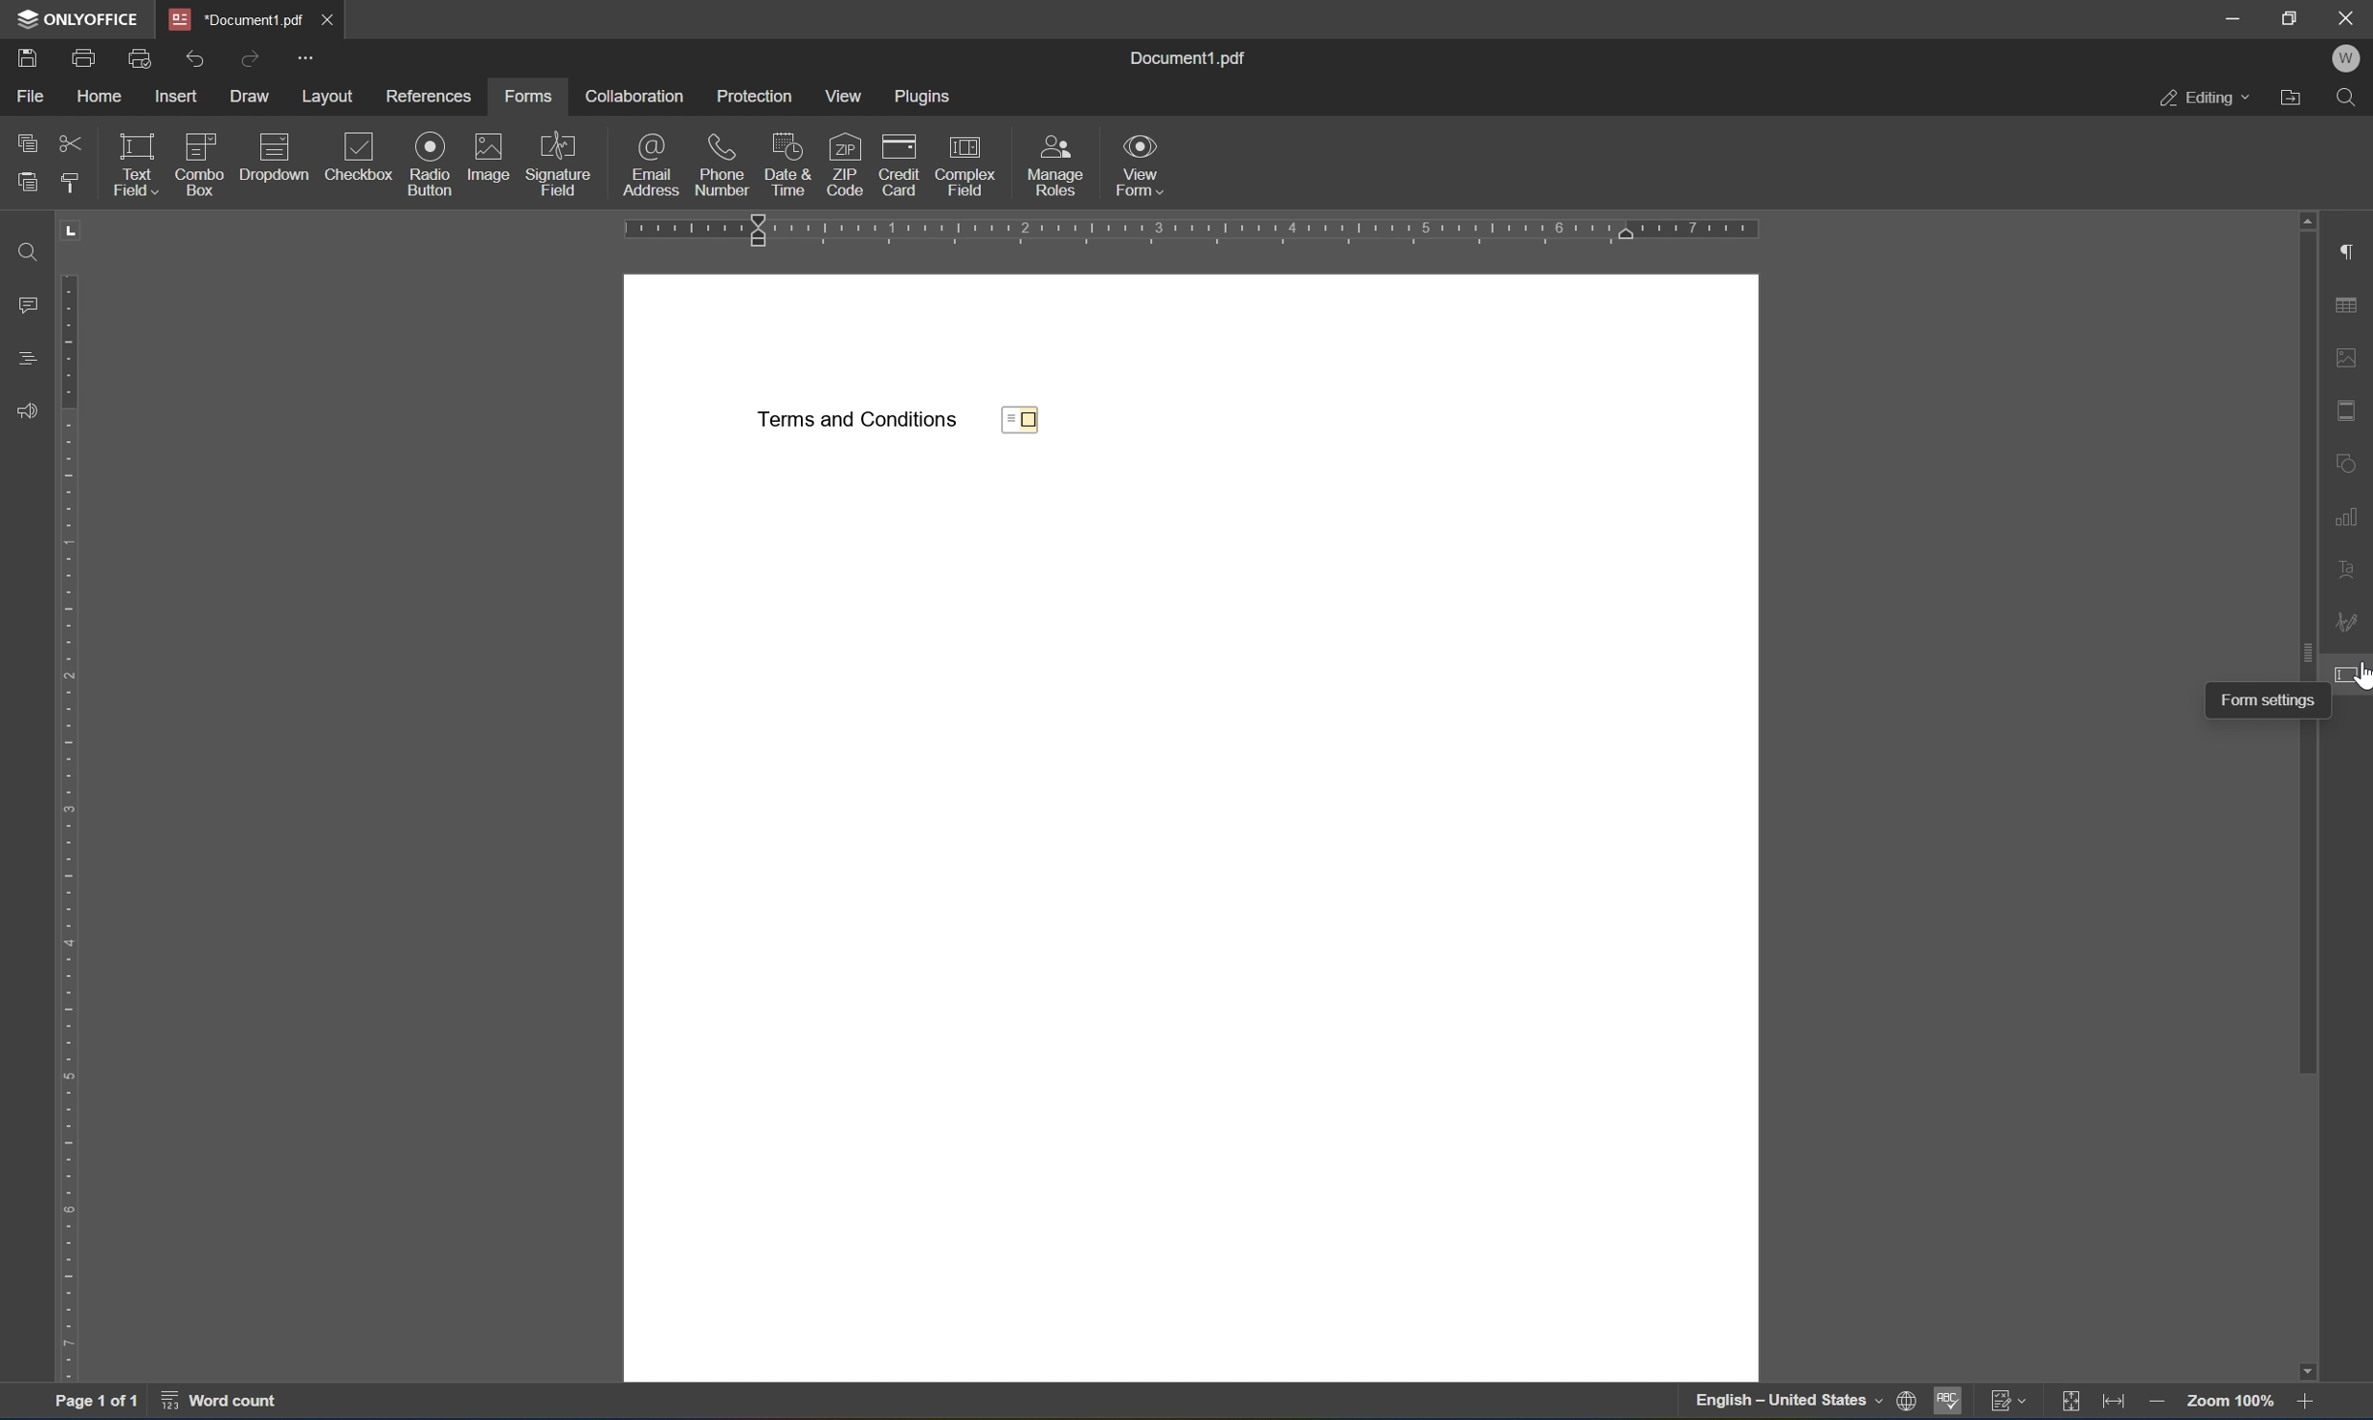 This screenshot has width=2373, height=1420. I want to click on insert, so click(178, 99).